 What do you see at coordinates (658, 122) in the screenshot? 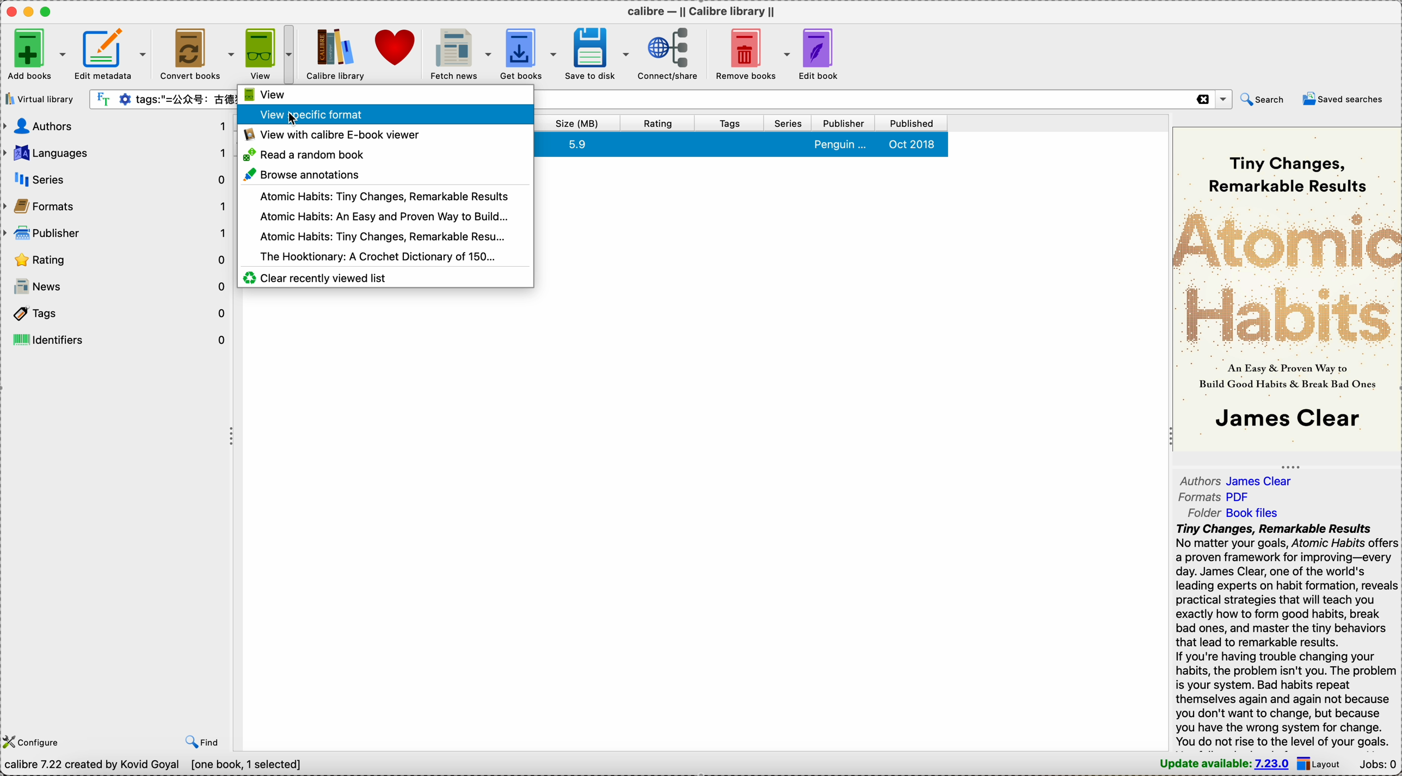
I see `rating` at bounding box center [658, 122].